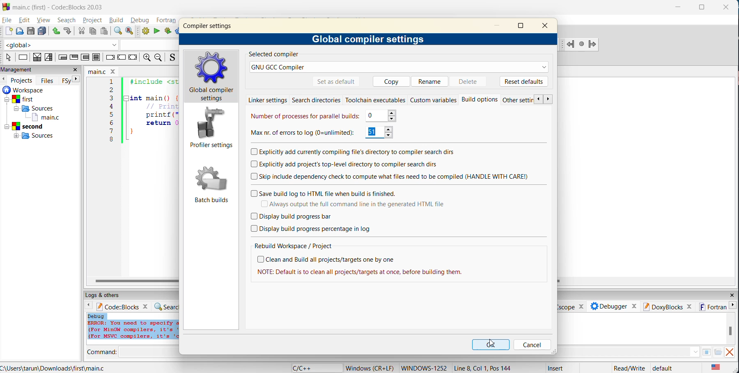 This screenshot has width=739, height=373. Describe the element at coordinates (523, 25) in the screenshot. I see `maximize` at that location.